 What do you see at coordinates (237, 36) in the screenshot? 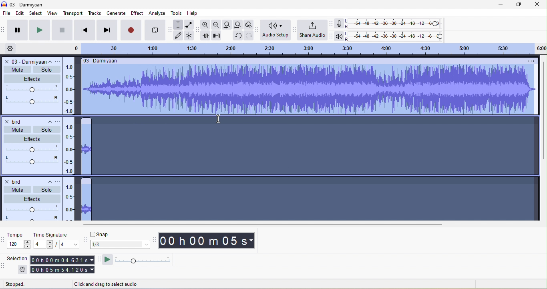
I see `undo` at bounding box center [237, 36].